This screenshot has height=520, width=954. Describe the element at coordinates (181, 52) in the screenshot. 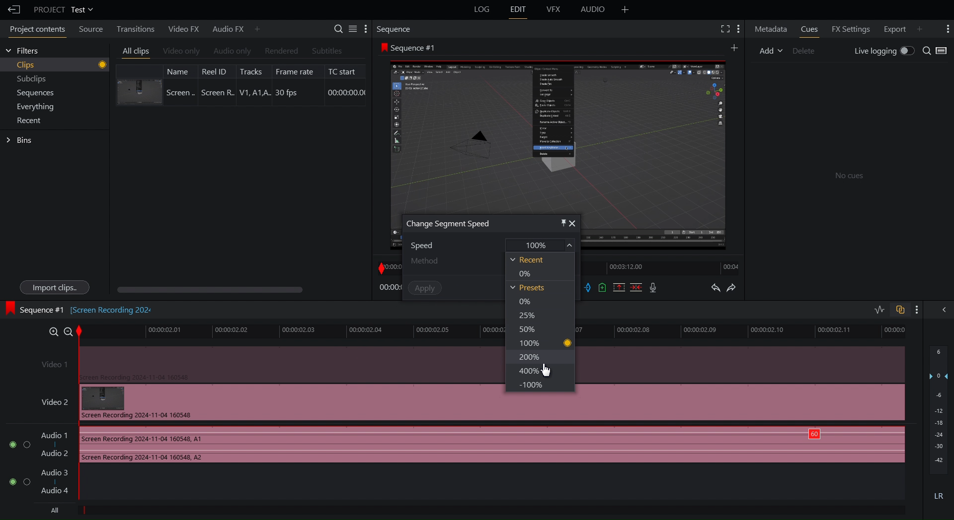

I see `Video Only` at that location.